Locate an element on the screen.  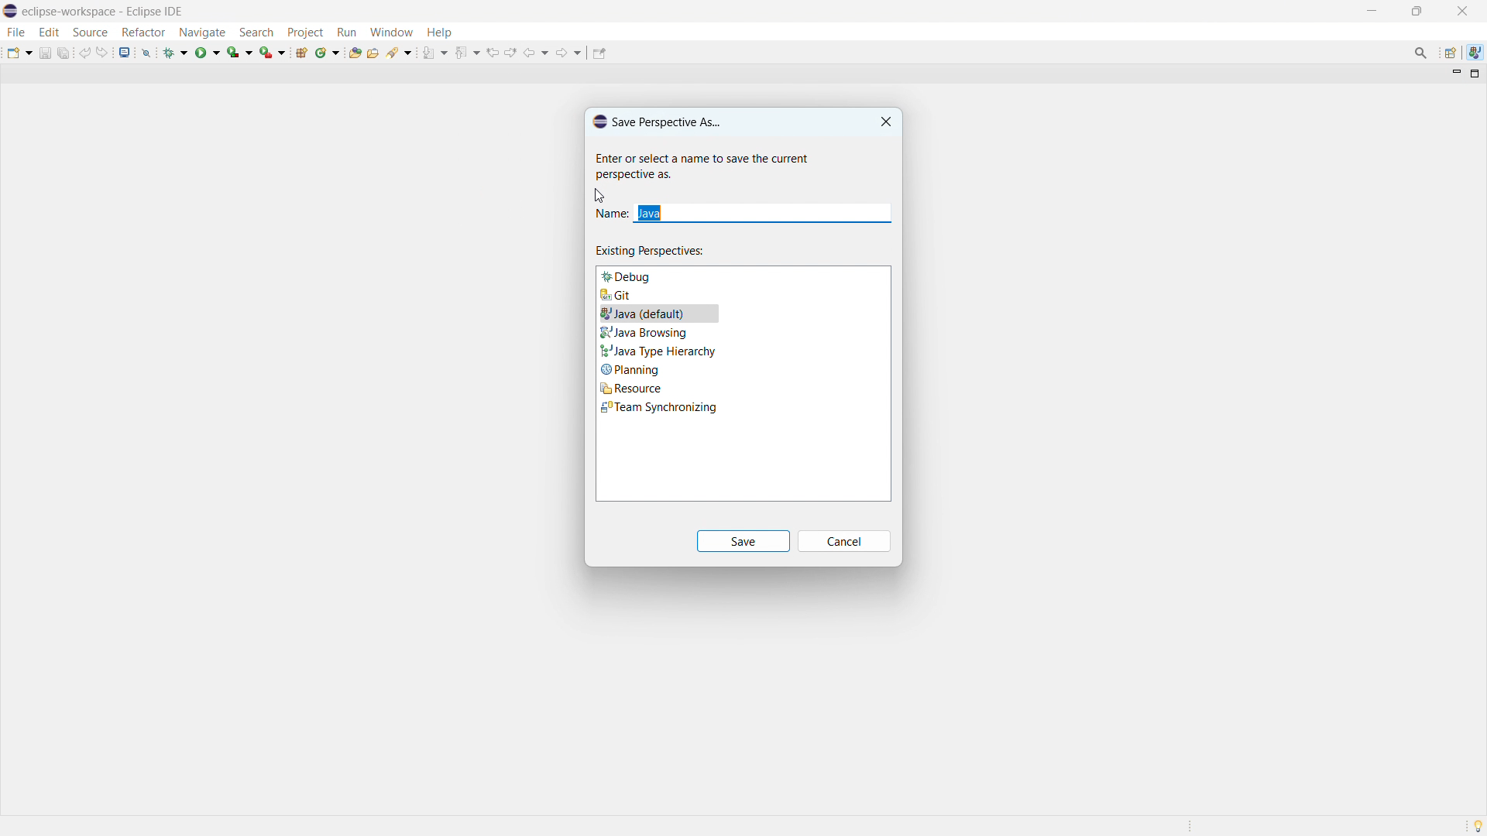
Planning is located at coordinates (743, 368).